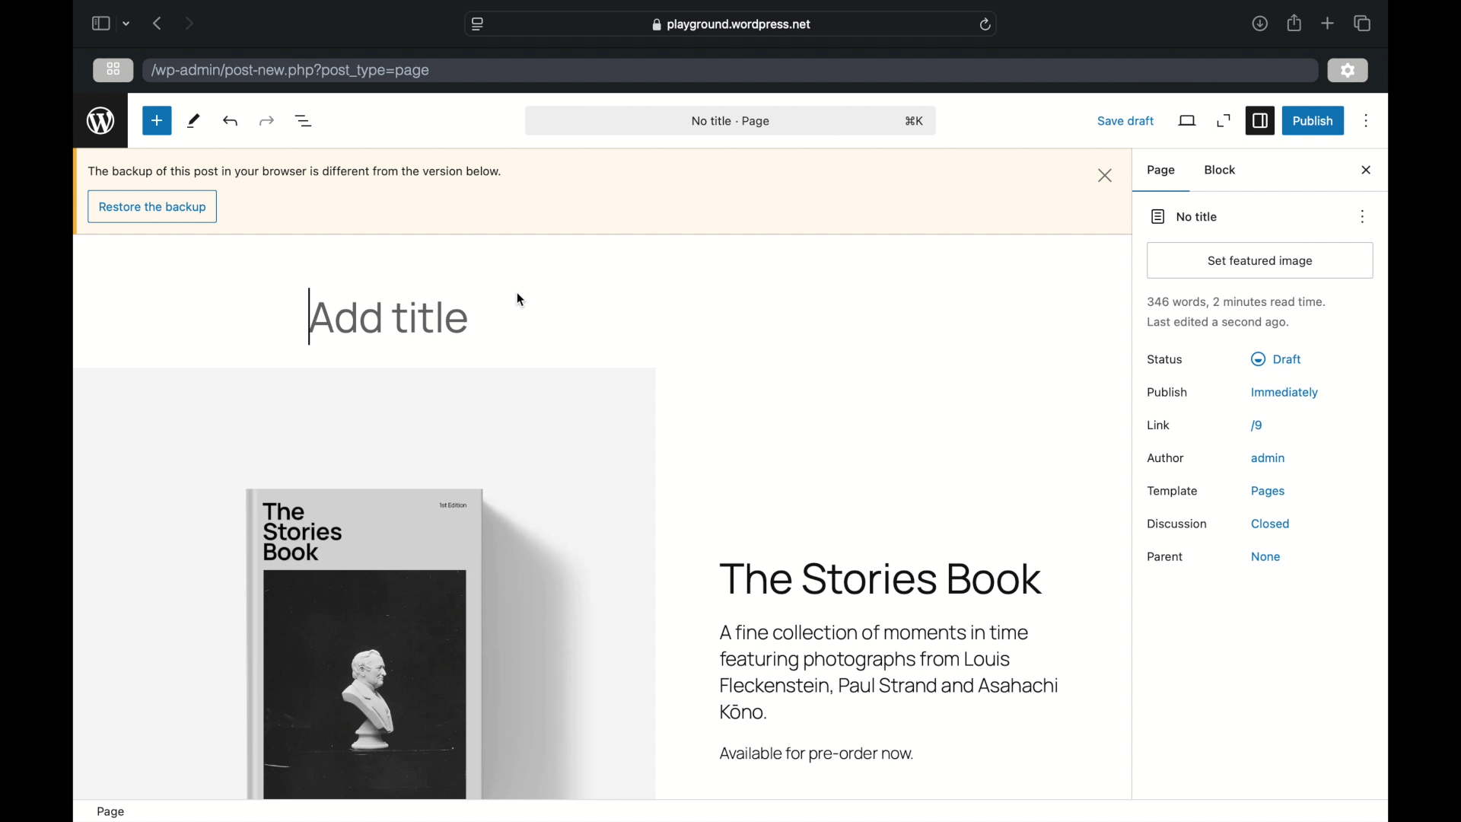  What do you see at coordinates (478, 24) in the screenshot?
I see `website settings` at bounding box center [478, 24].